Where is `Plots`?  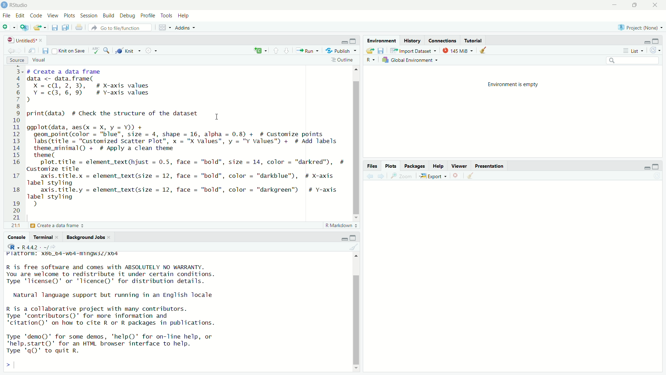 Plots is located at coordinates (70, 16).